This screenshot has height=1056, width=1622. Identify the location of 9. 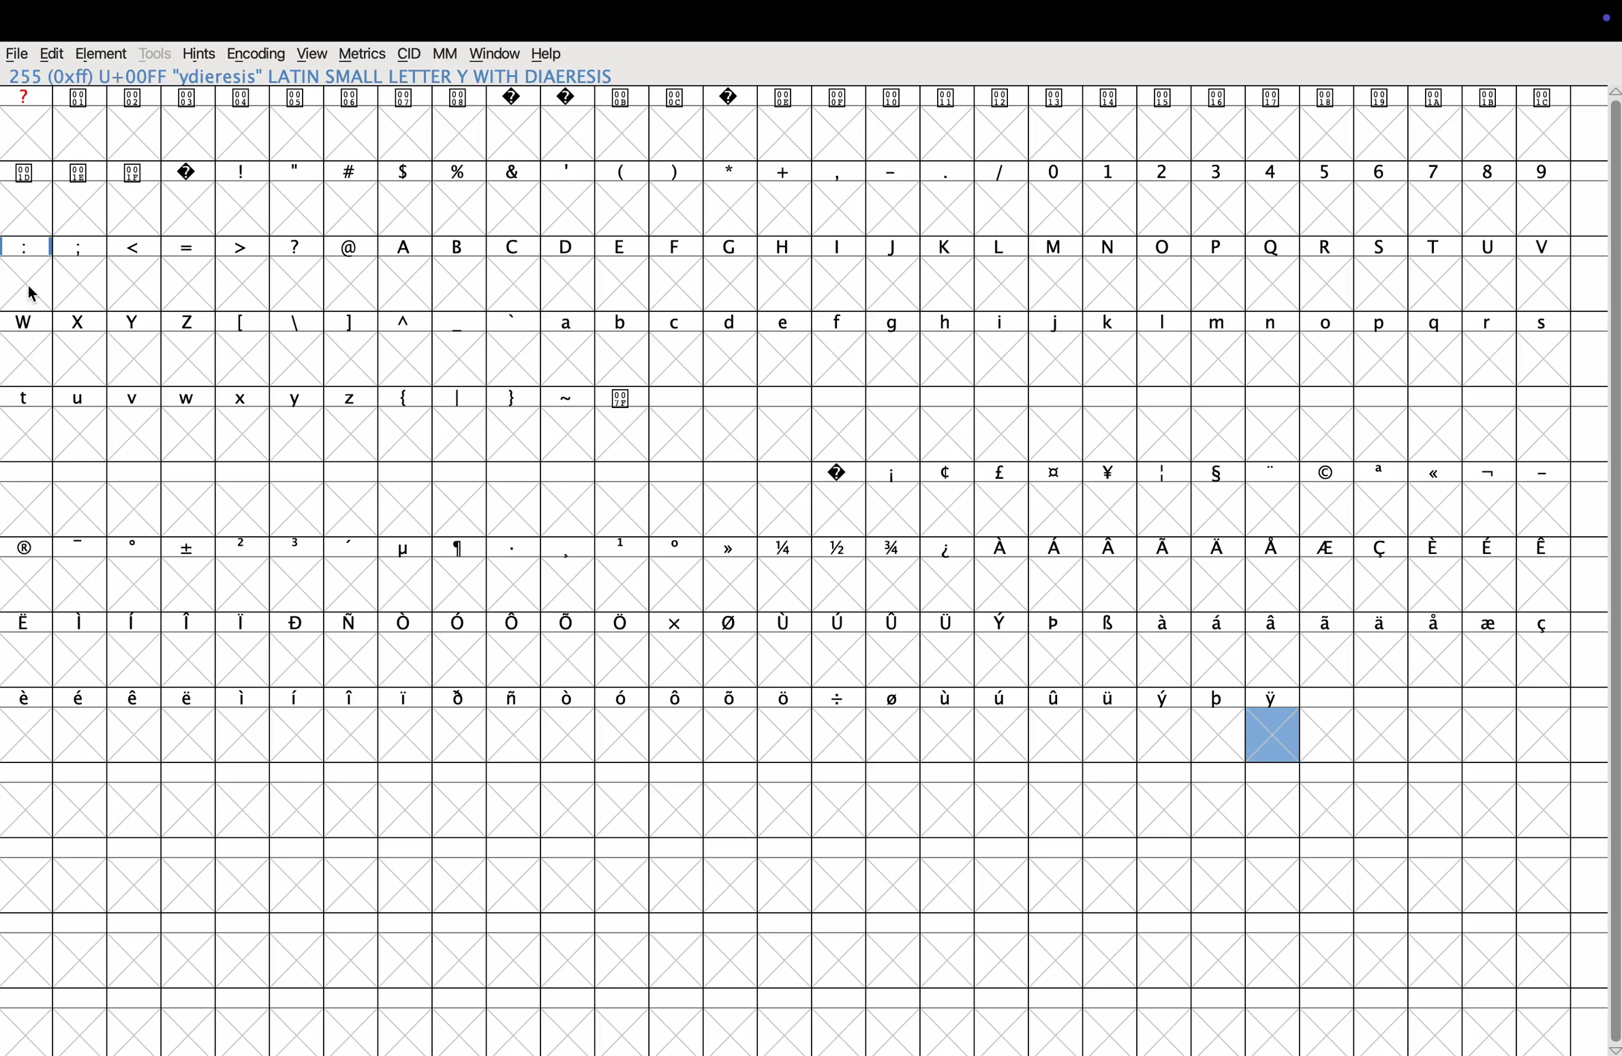
(1542, 198).